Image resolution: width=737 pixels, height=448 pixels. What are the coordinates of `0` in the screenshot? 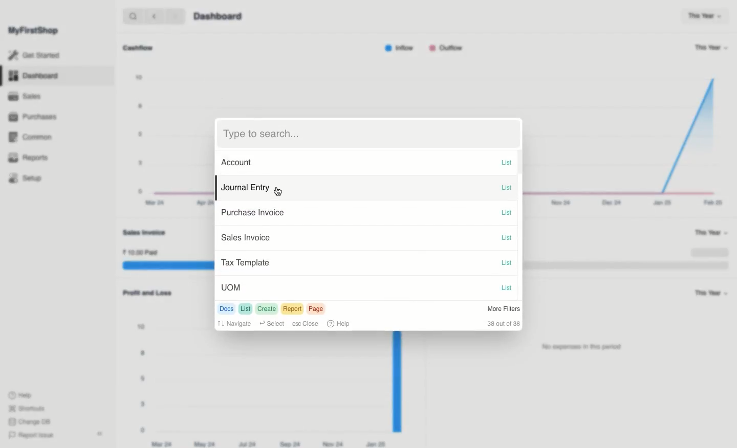 It's located at (139, 190).